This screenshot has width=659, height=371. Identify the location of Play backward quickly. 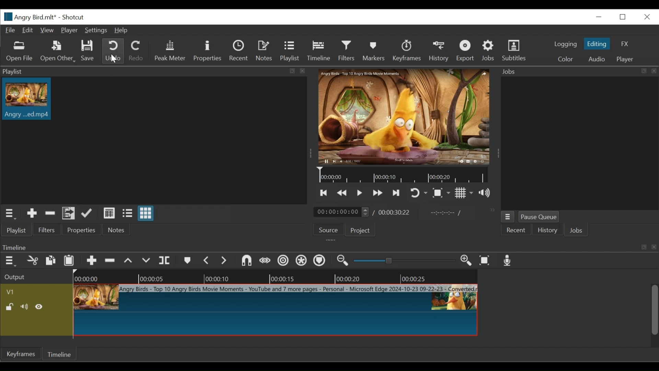
(341, 193).